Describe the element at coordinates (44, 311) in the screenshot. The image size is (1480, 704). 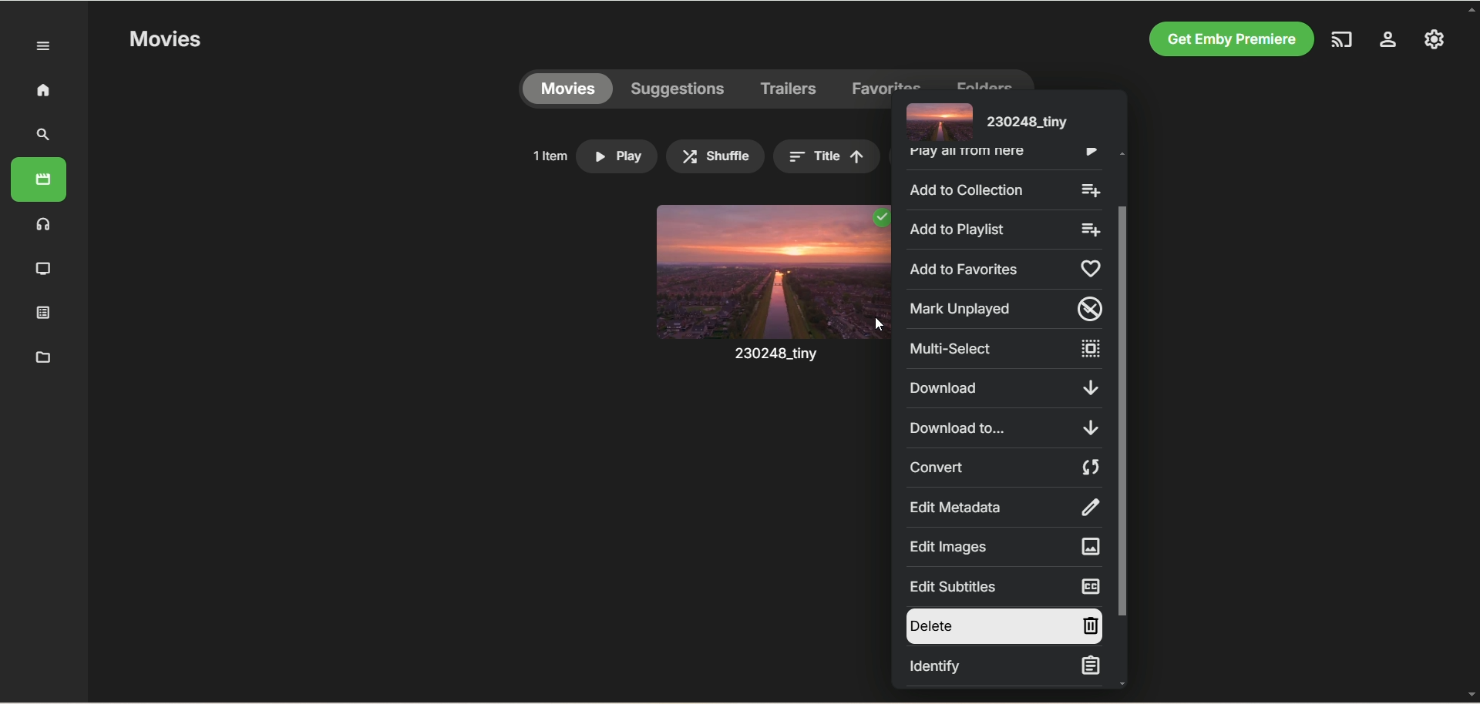
I see `playlist` at that location.